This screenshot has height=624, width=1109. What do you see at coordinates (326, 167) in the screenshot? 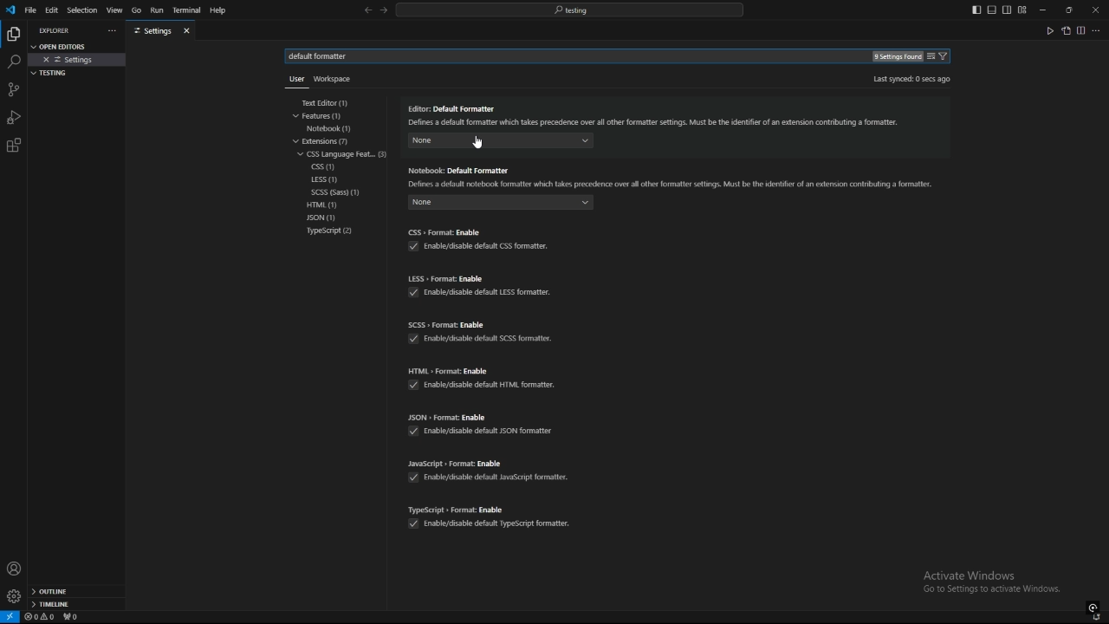
I see `css` at bounding box center [326, 167].